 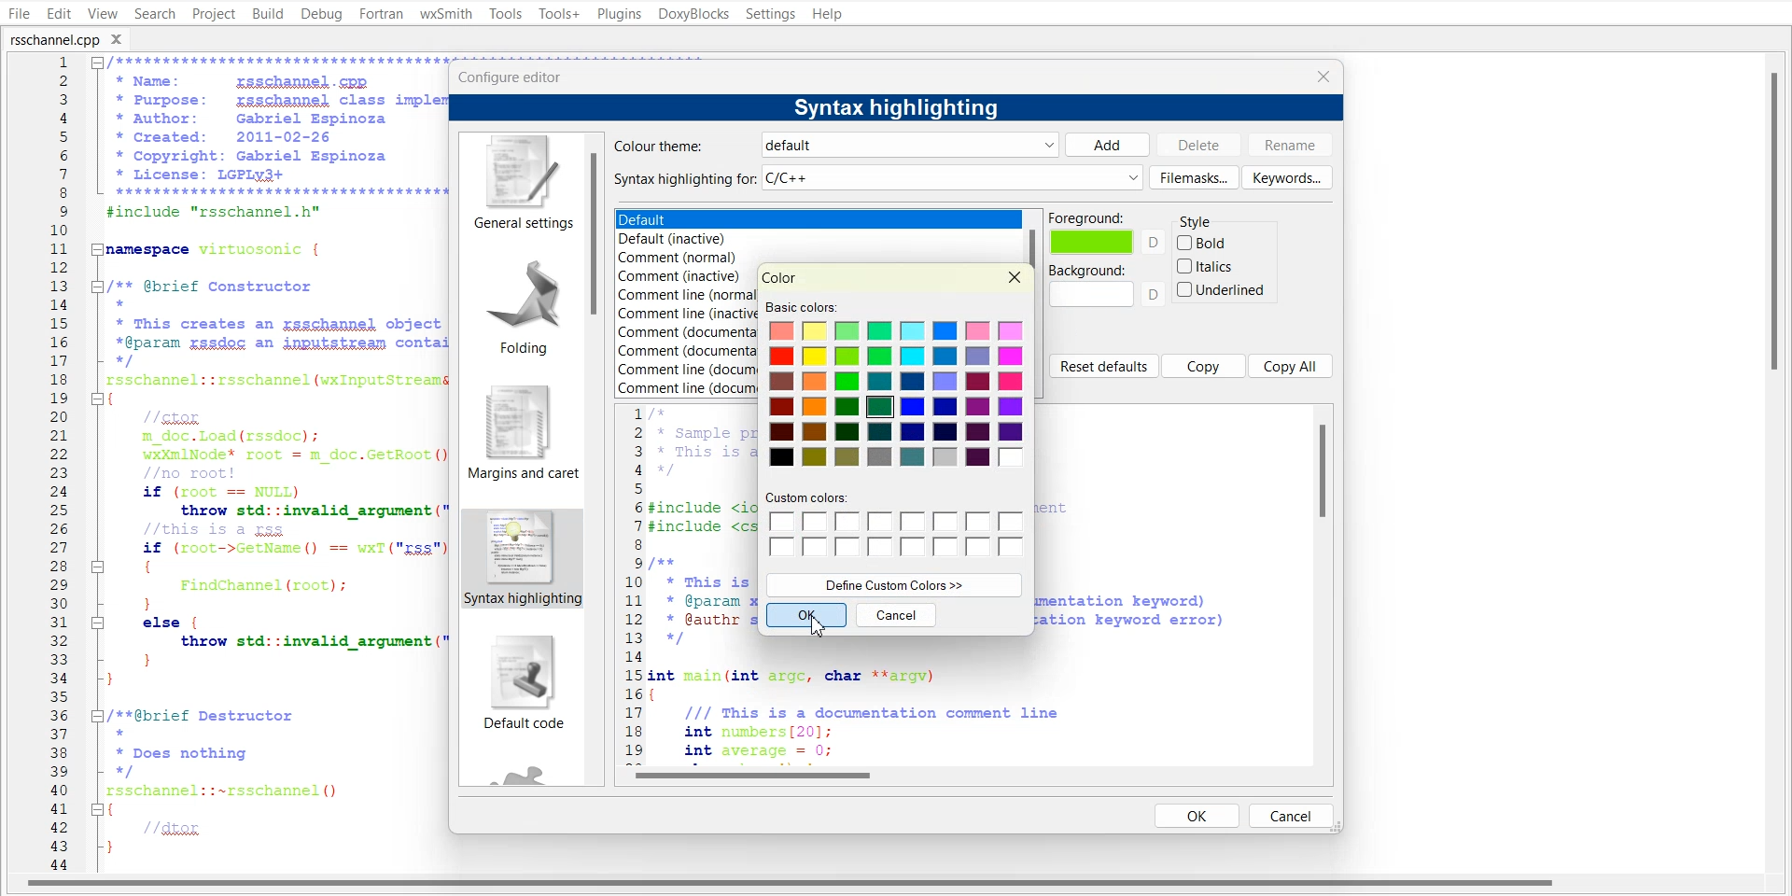 What do you see at coordinates (522, 686) in the screenshot?
I see `Default code` at bounding box center [522, 686].